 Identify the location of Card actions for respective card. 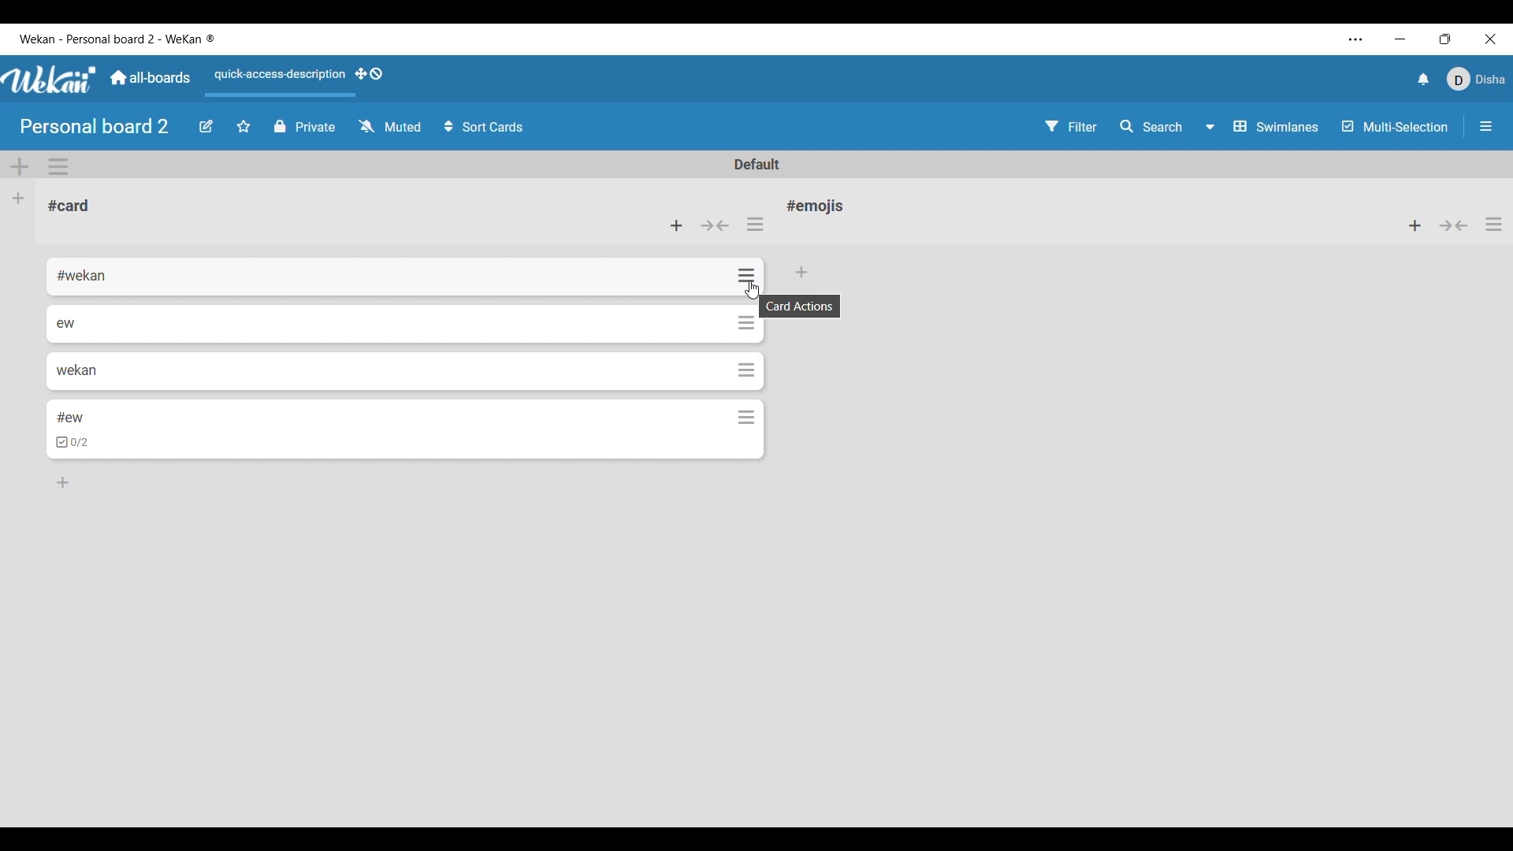
(749, 275).